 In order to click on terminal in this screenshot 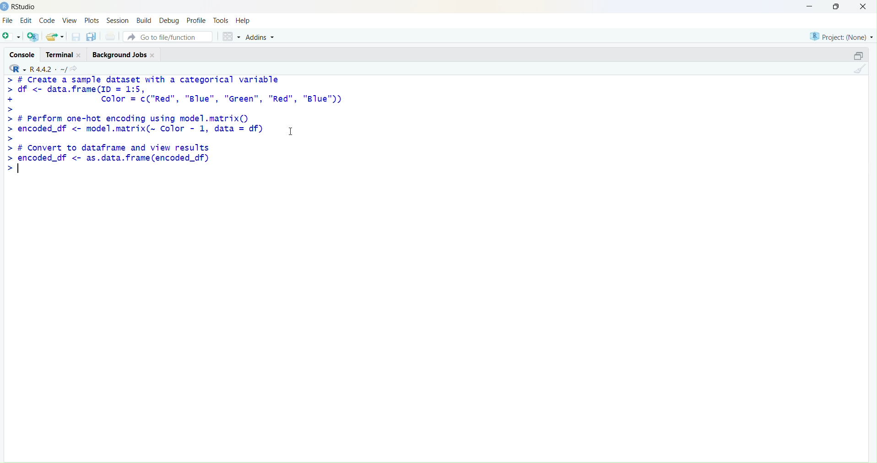, I will do `click(59, 55)`.